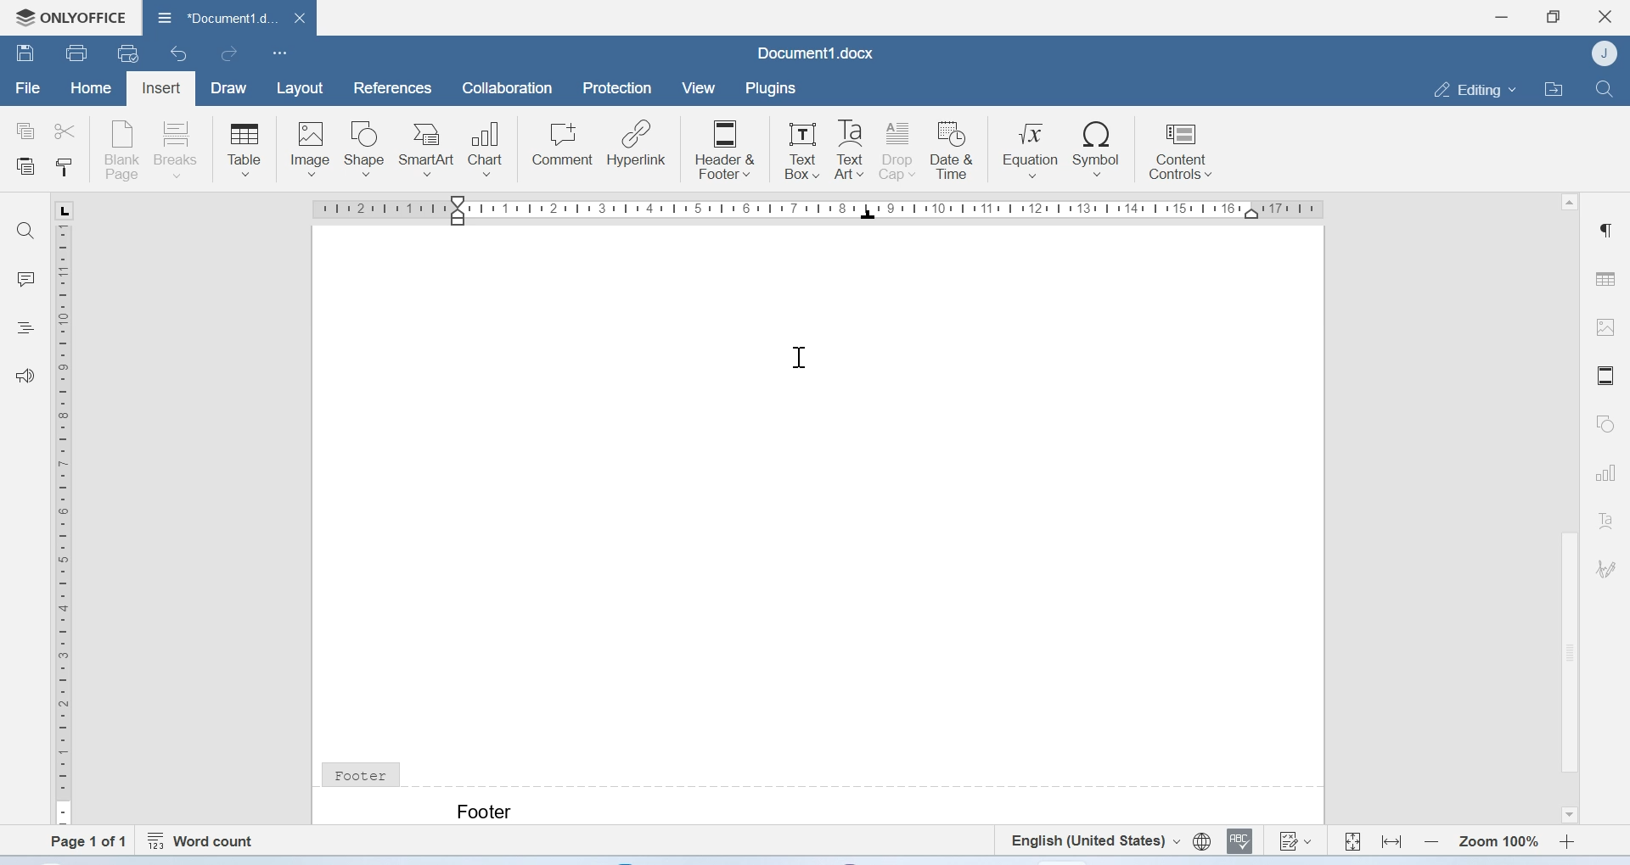 This screenshot has height=865, width=1630. Describe the element at coordinates (233, 87) in the screenshot. I see `Draw` at that location.